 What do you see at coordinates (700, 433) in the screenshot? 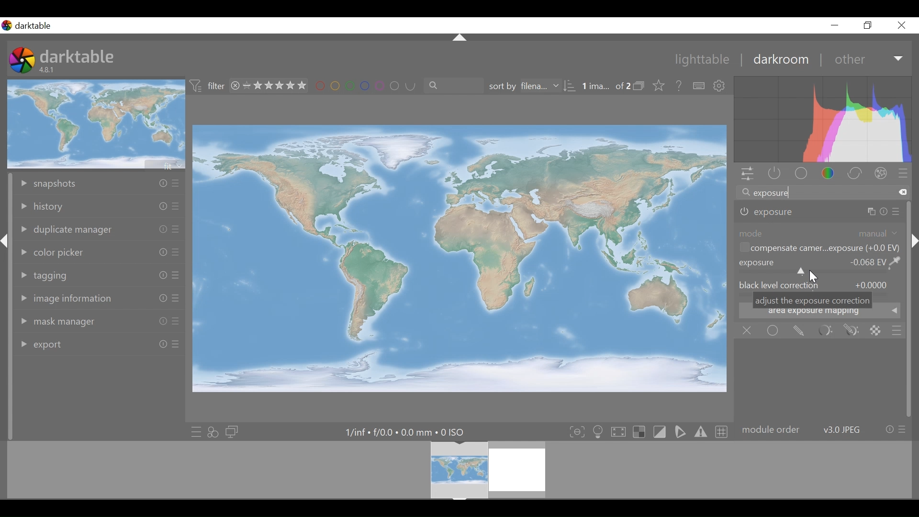
I see `toggle gamut checking` at bounding box center [700, 433].